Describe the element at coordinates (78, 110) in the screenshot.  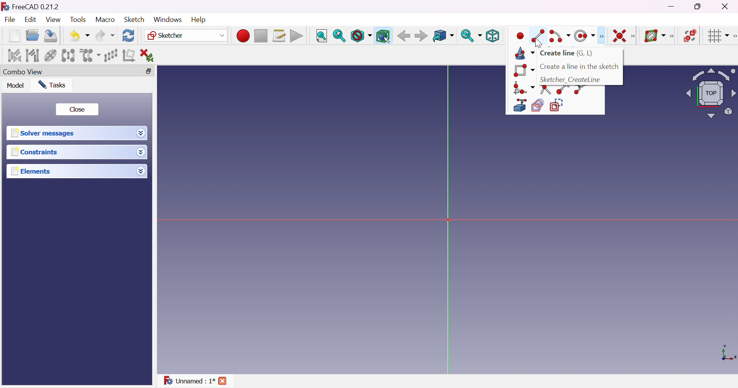
I see `Close` at that location.